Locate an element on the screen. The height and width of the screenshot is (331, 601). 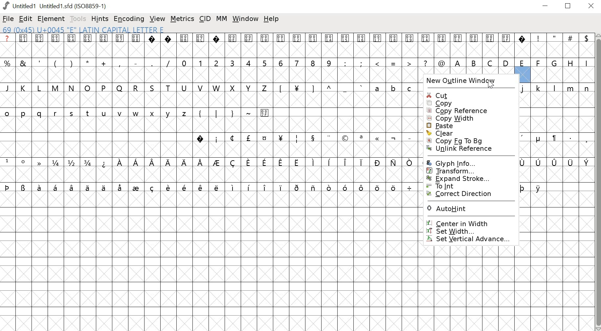
numbers is located at coordinates (257, 62).